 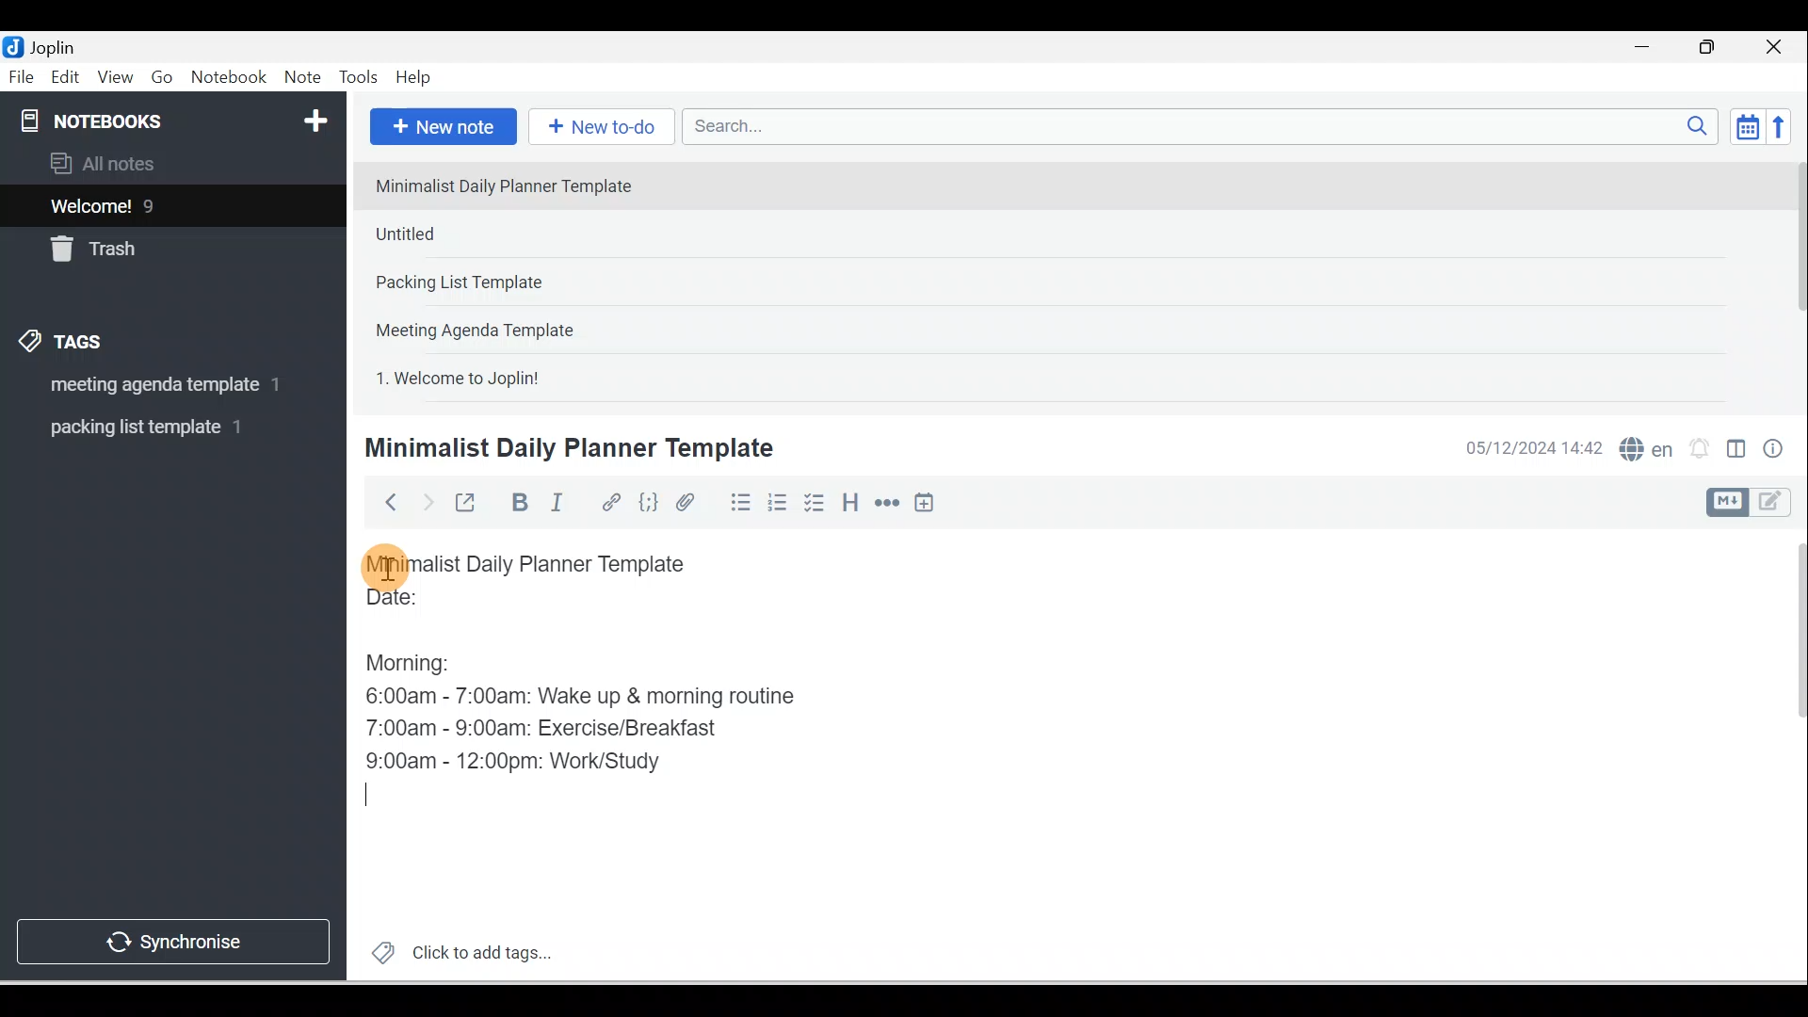 What do you see at coordinates (67, 345) in the screenshot?
I see `Tags` at bounding box center [67, 345].